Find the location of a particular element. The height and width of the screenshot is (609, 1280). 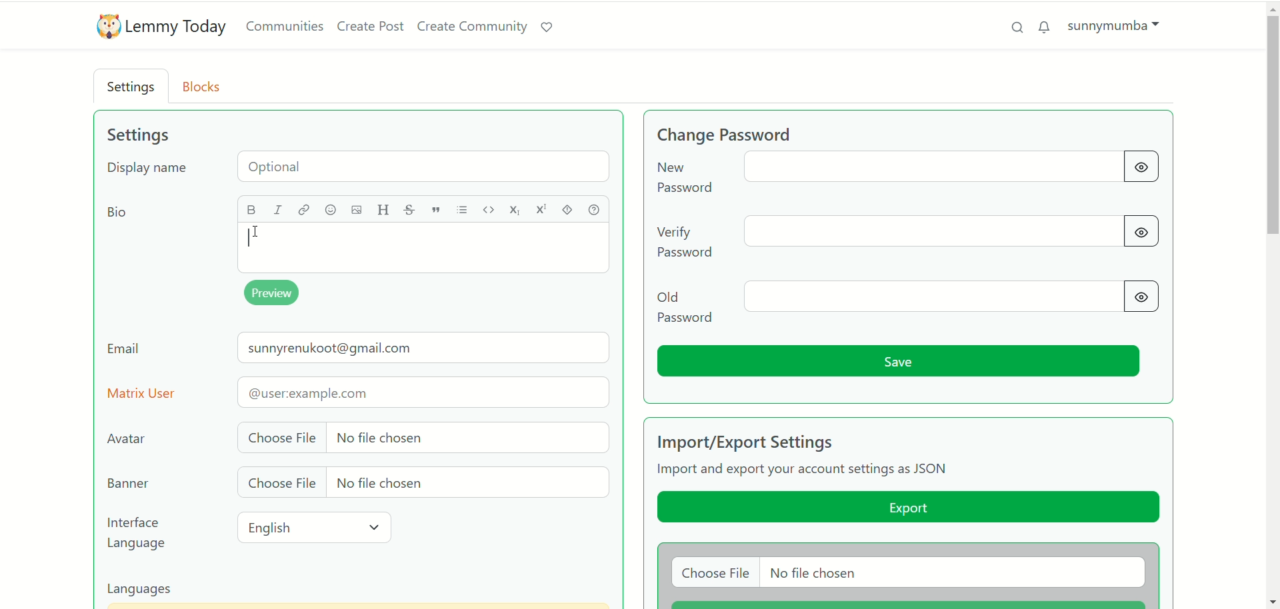

superscript is located at coordinates (541, 211).